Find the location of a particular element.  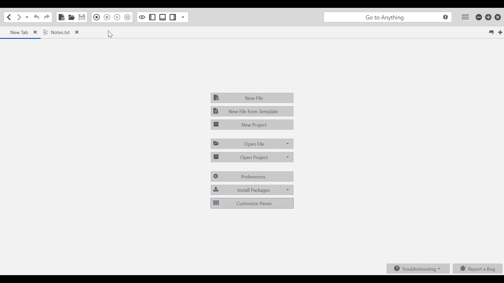

New File from template is located at coordinates (252, 112).